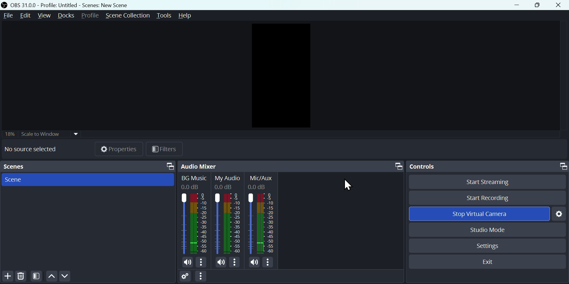  Describe the element at coordinates (183, 15) in the screenshot. I see `help` at that location.